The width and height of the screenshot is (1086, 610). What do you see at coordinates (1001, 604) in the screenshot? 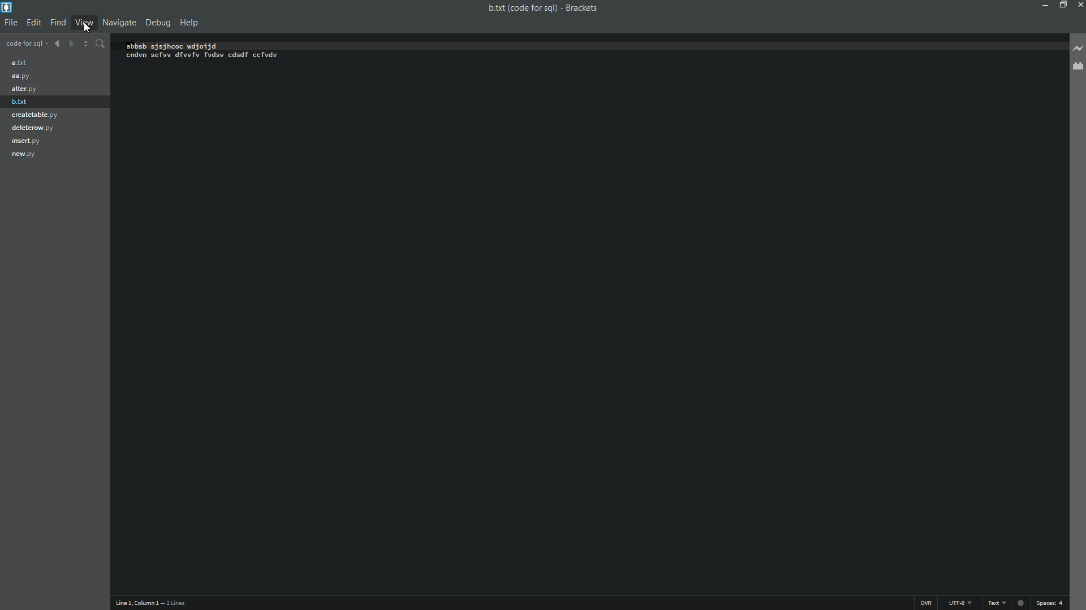
I see `text` at bounding box center [1001, 604].